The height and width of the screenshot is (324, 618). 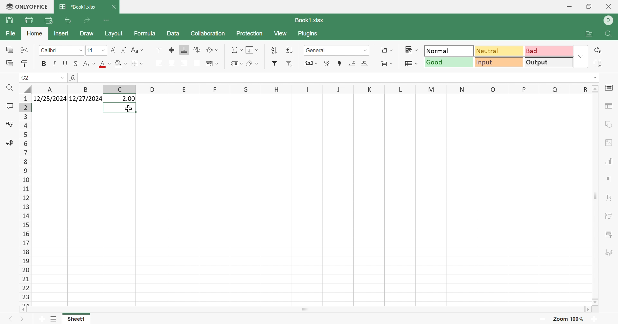 I want to click on Check Spelling, so click(x=9, y=125).